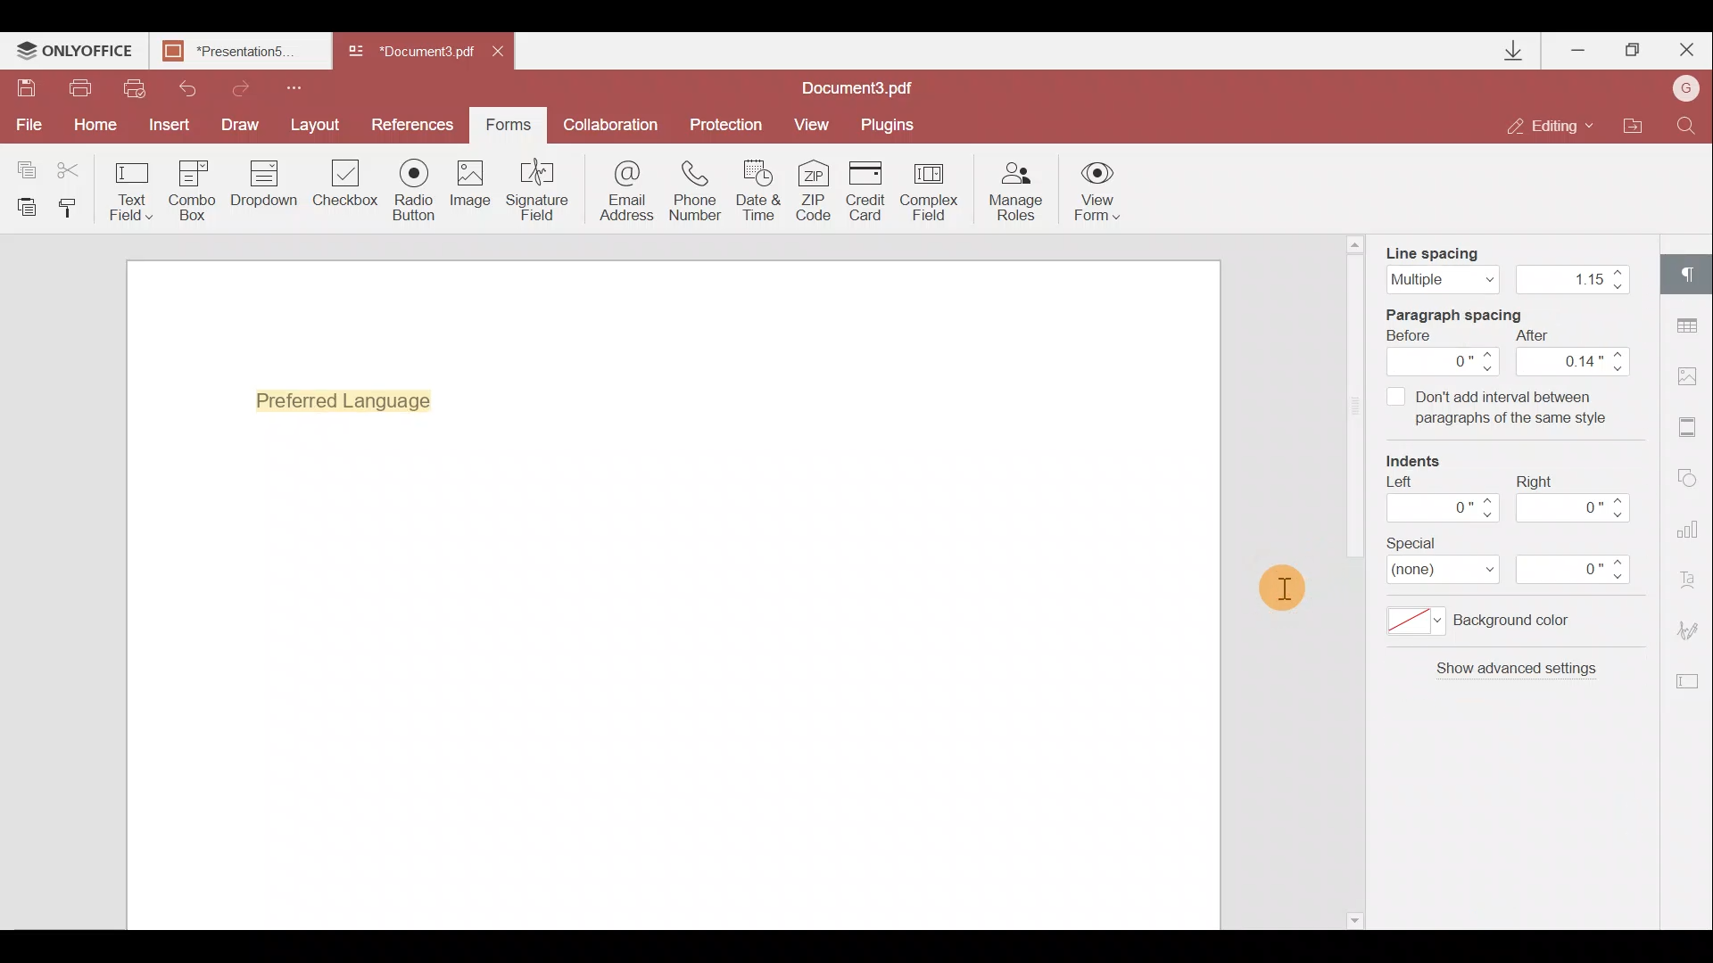 The width and height of the screenshot is (1713, 963). What do you see at coordinates (132, 87) in the screenshot?
I see `Quick print` at bounding box center [132, 87].